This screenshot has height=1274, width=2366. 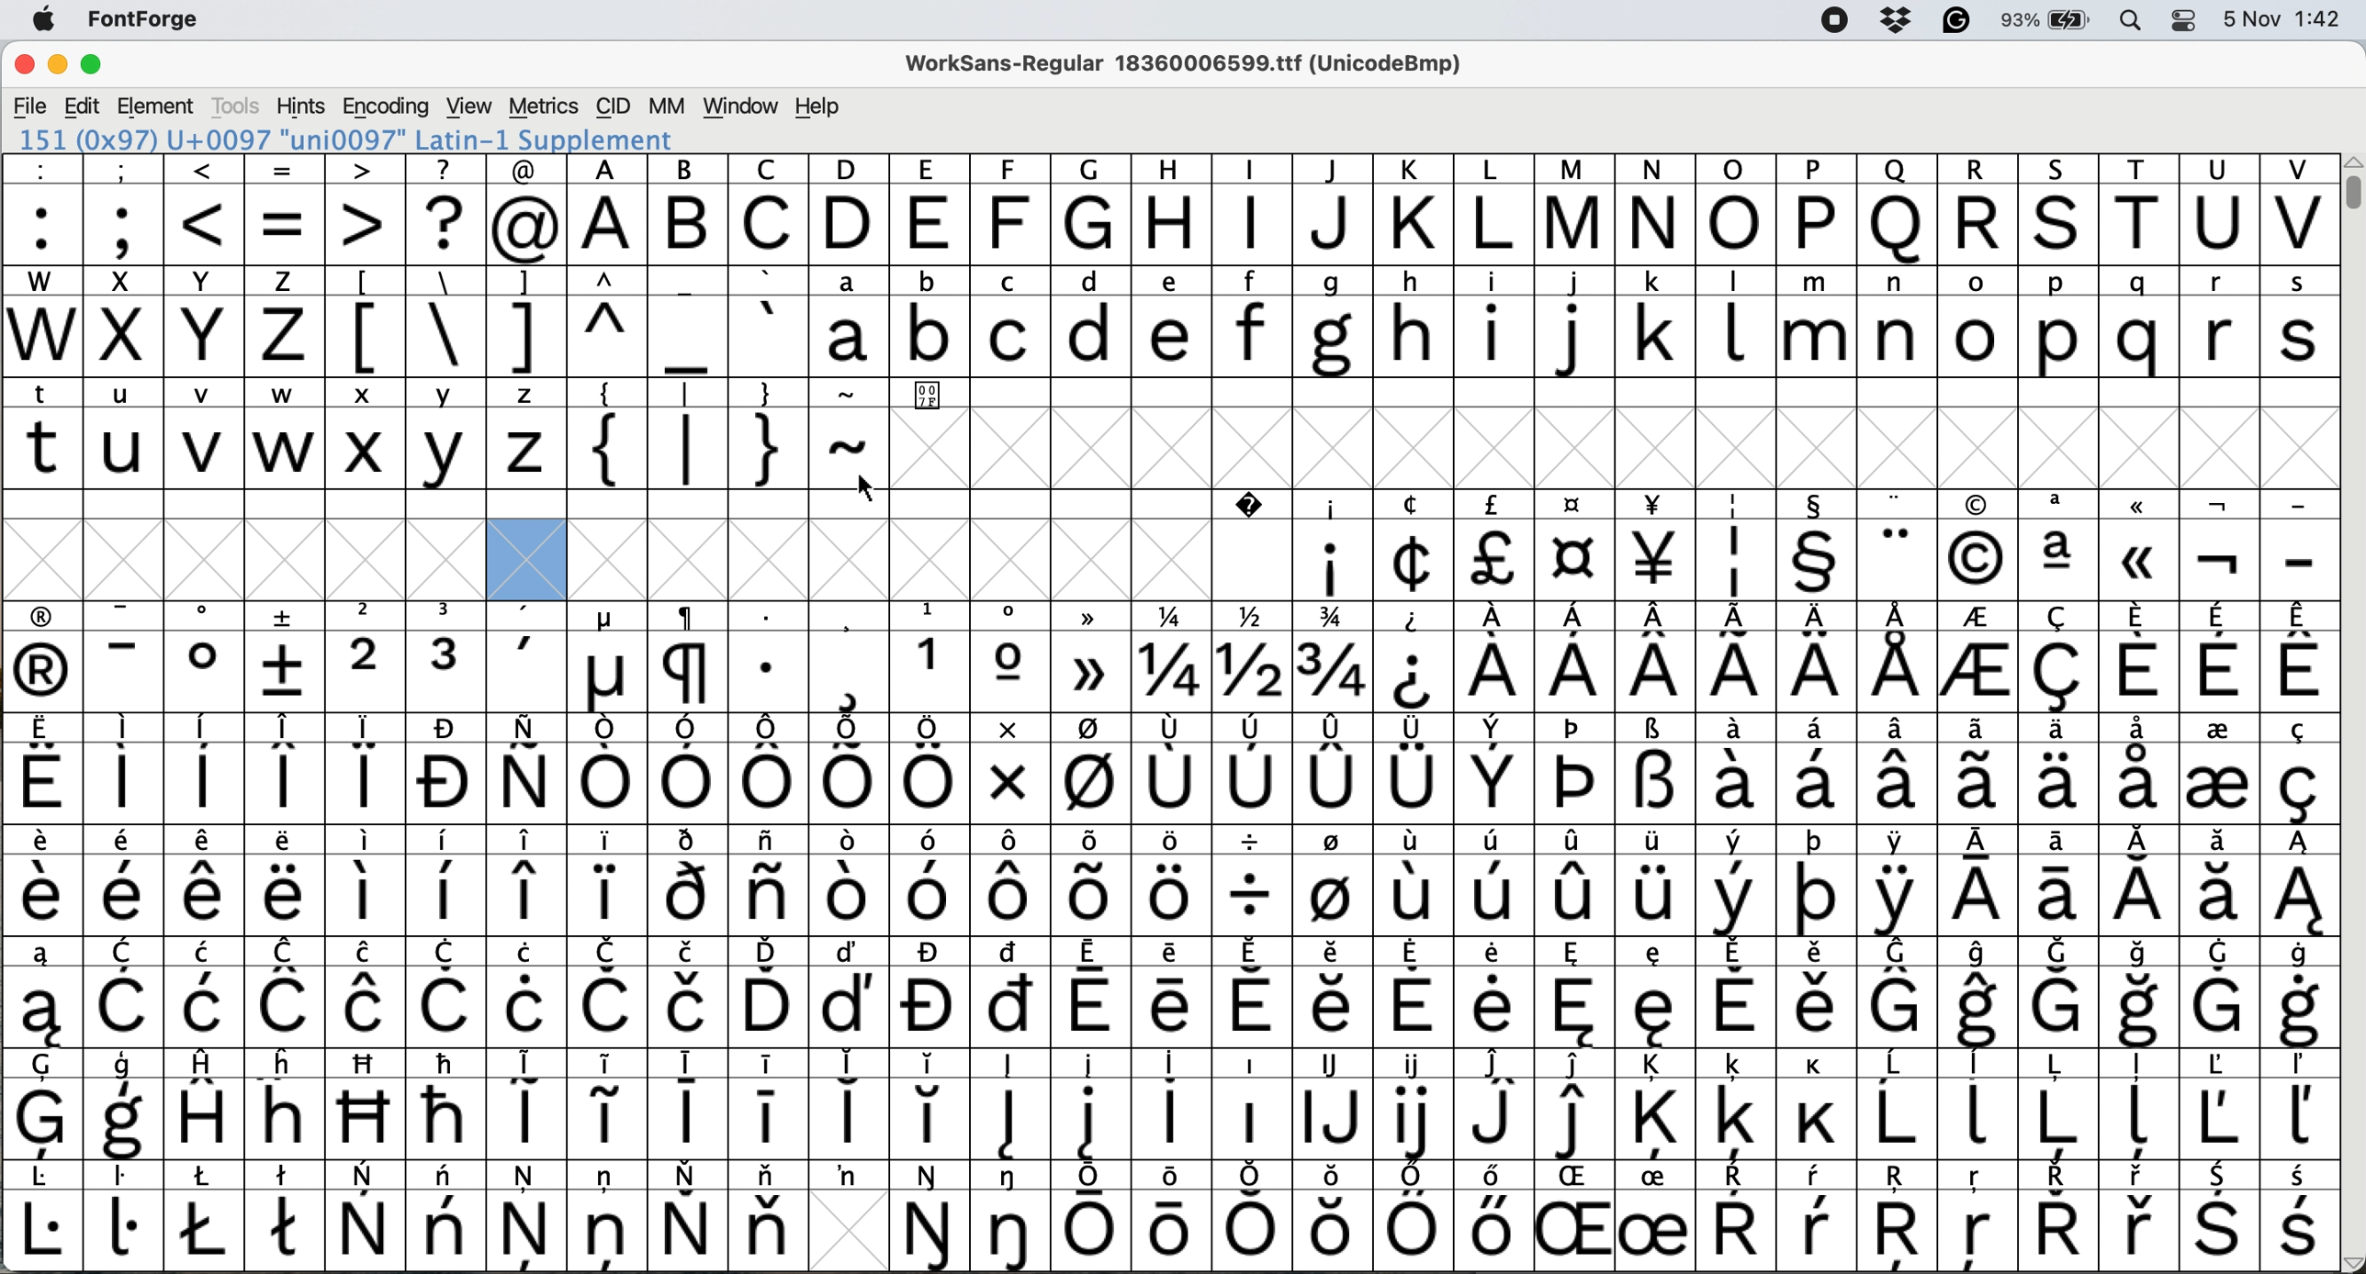 I want to click on control center, so click(x=2191, y=18).